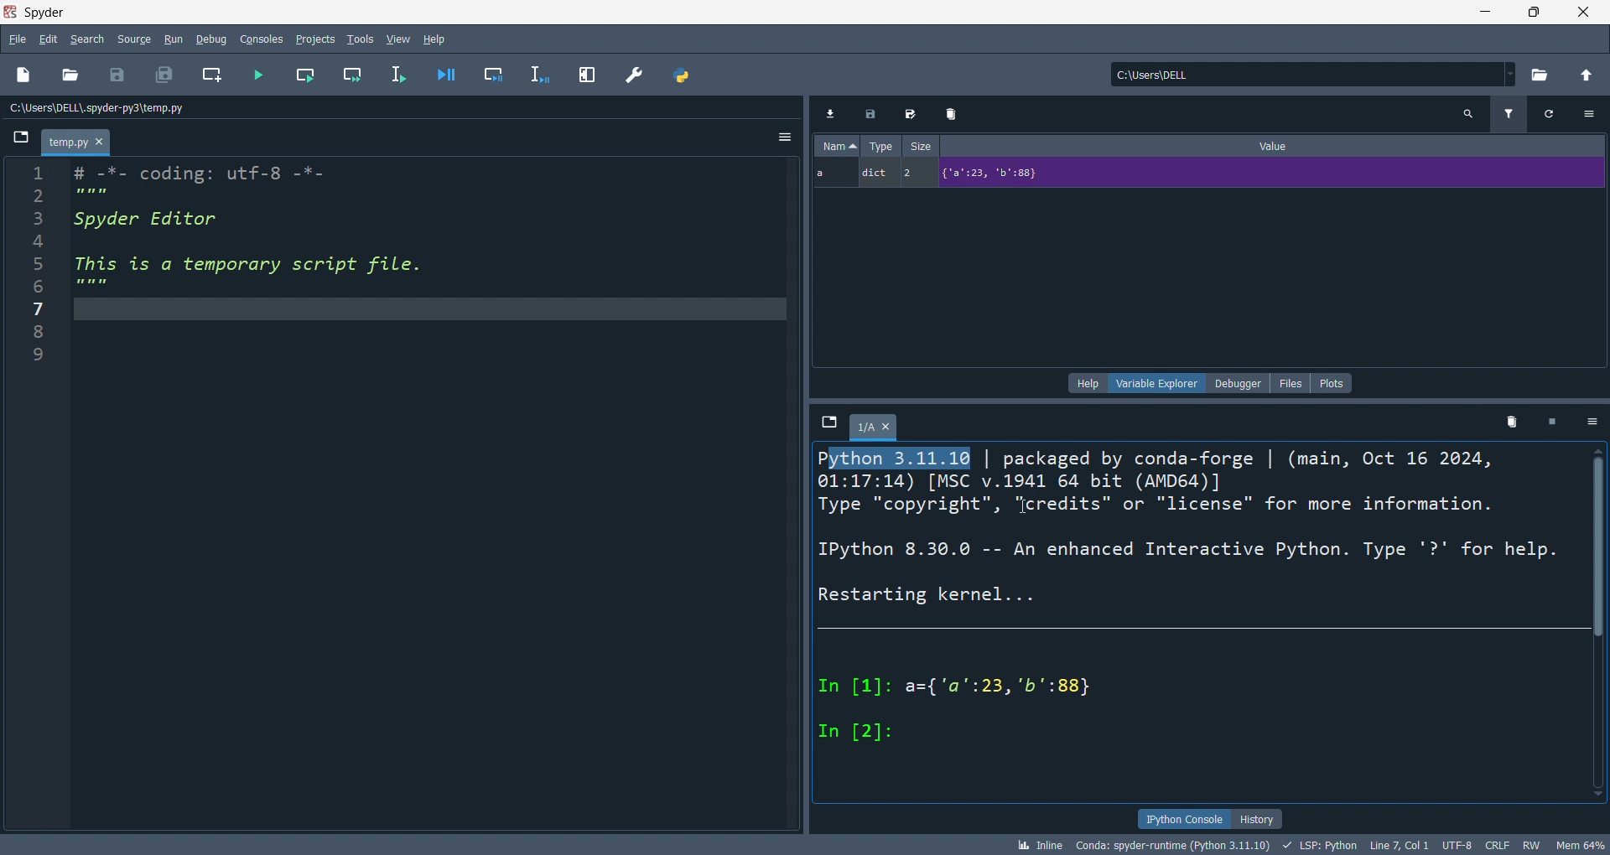 The image size is (1610, 855). I want to click on value, so click(1277, 144).